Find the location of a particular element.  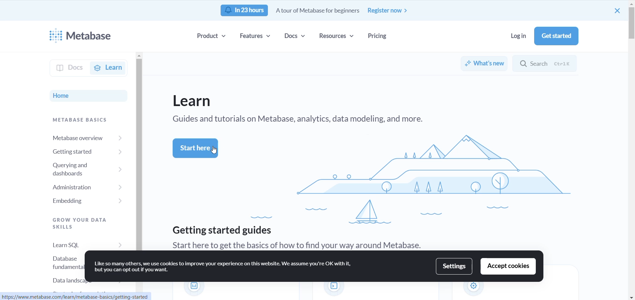

grow your data skills is located at coordinates (73, 221).